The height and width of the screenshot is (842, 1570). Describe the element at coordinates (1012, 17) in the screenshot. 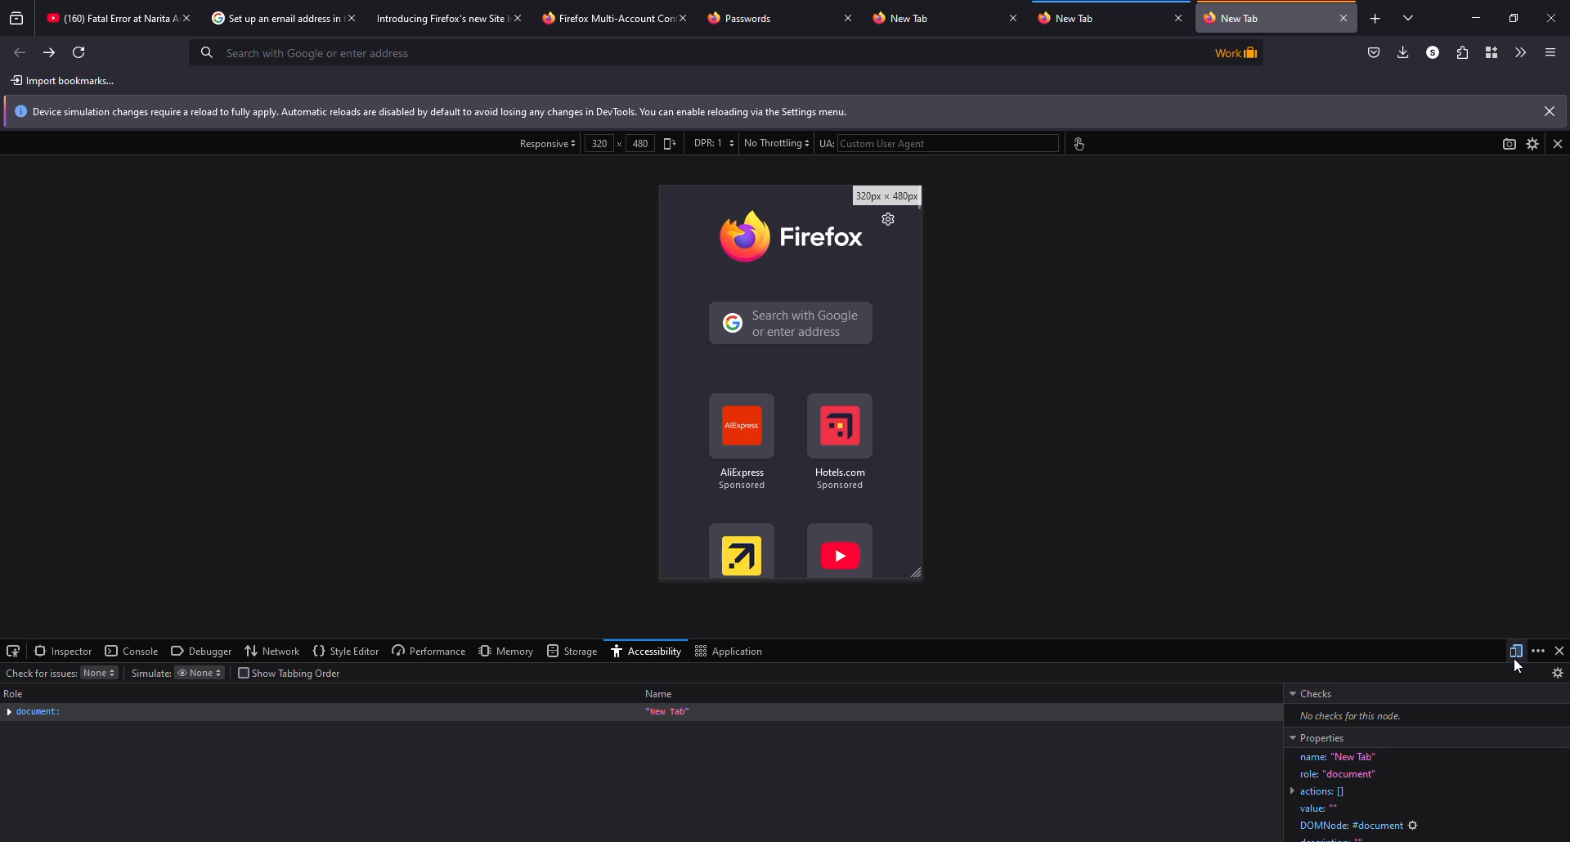

I see `close` at that location.